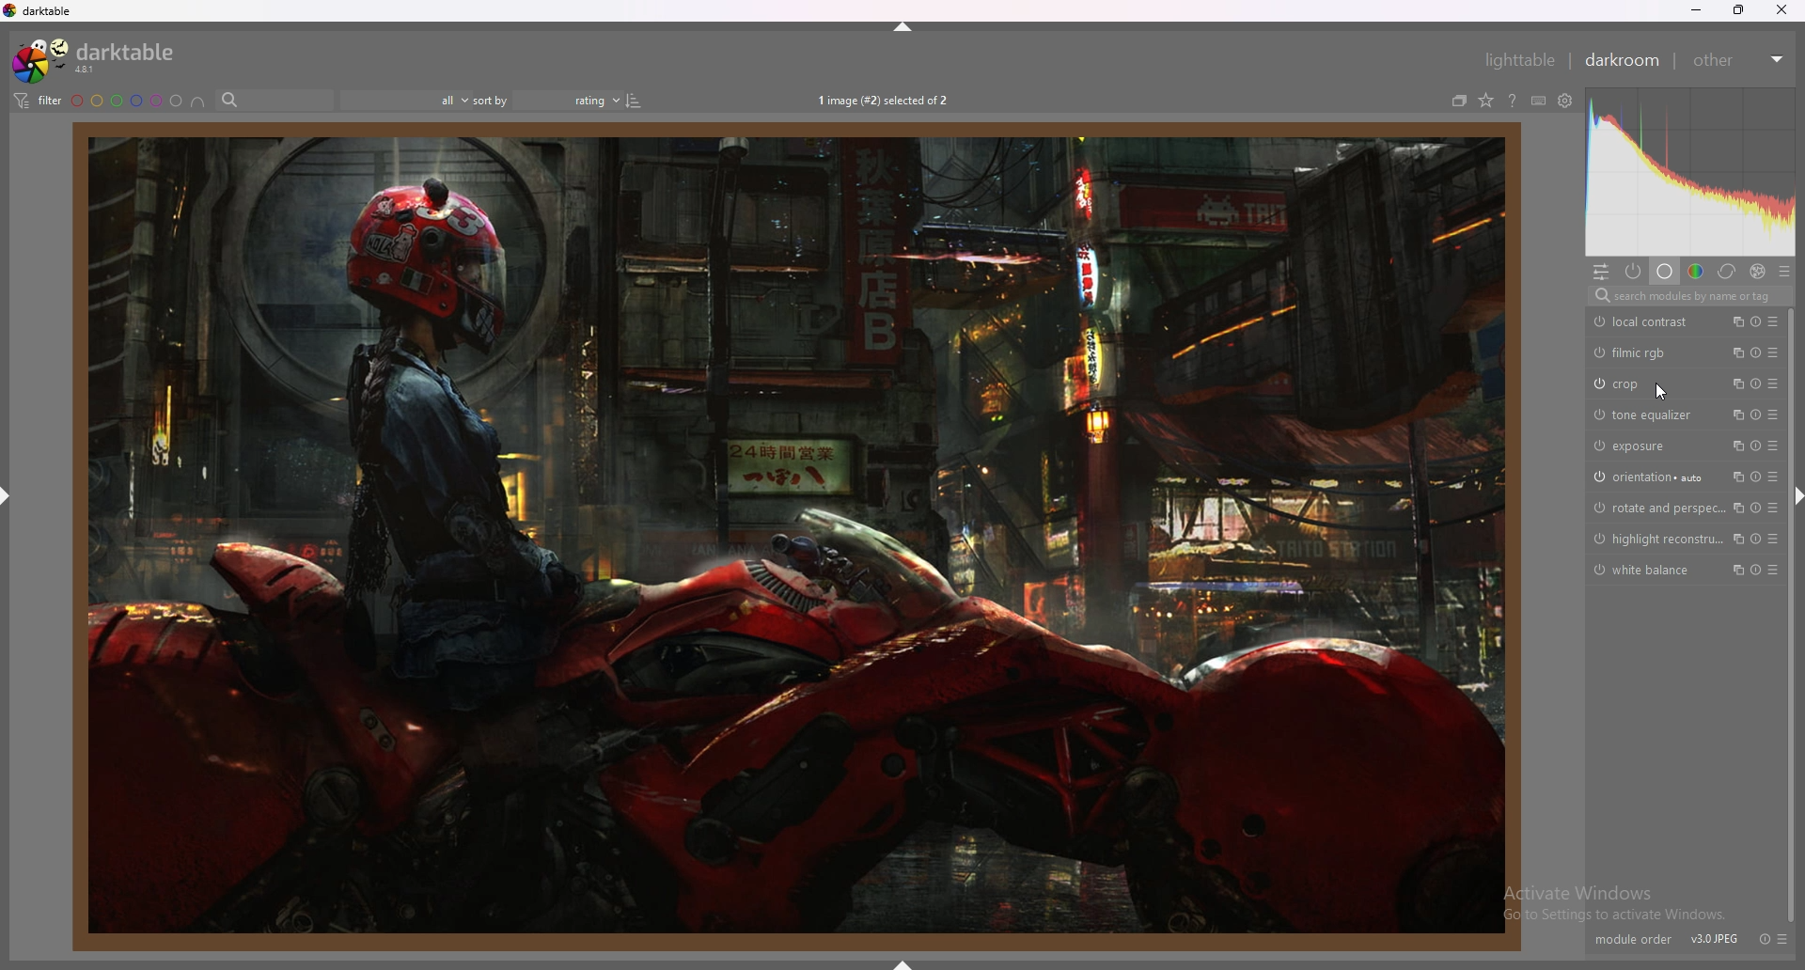 The width and height of the screenshot is (1805, 970). What do you see at coordinates (579, 100) in the screenshot?
I see `Sort order` at bounding box center [579, 100].